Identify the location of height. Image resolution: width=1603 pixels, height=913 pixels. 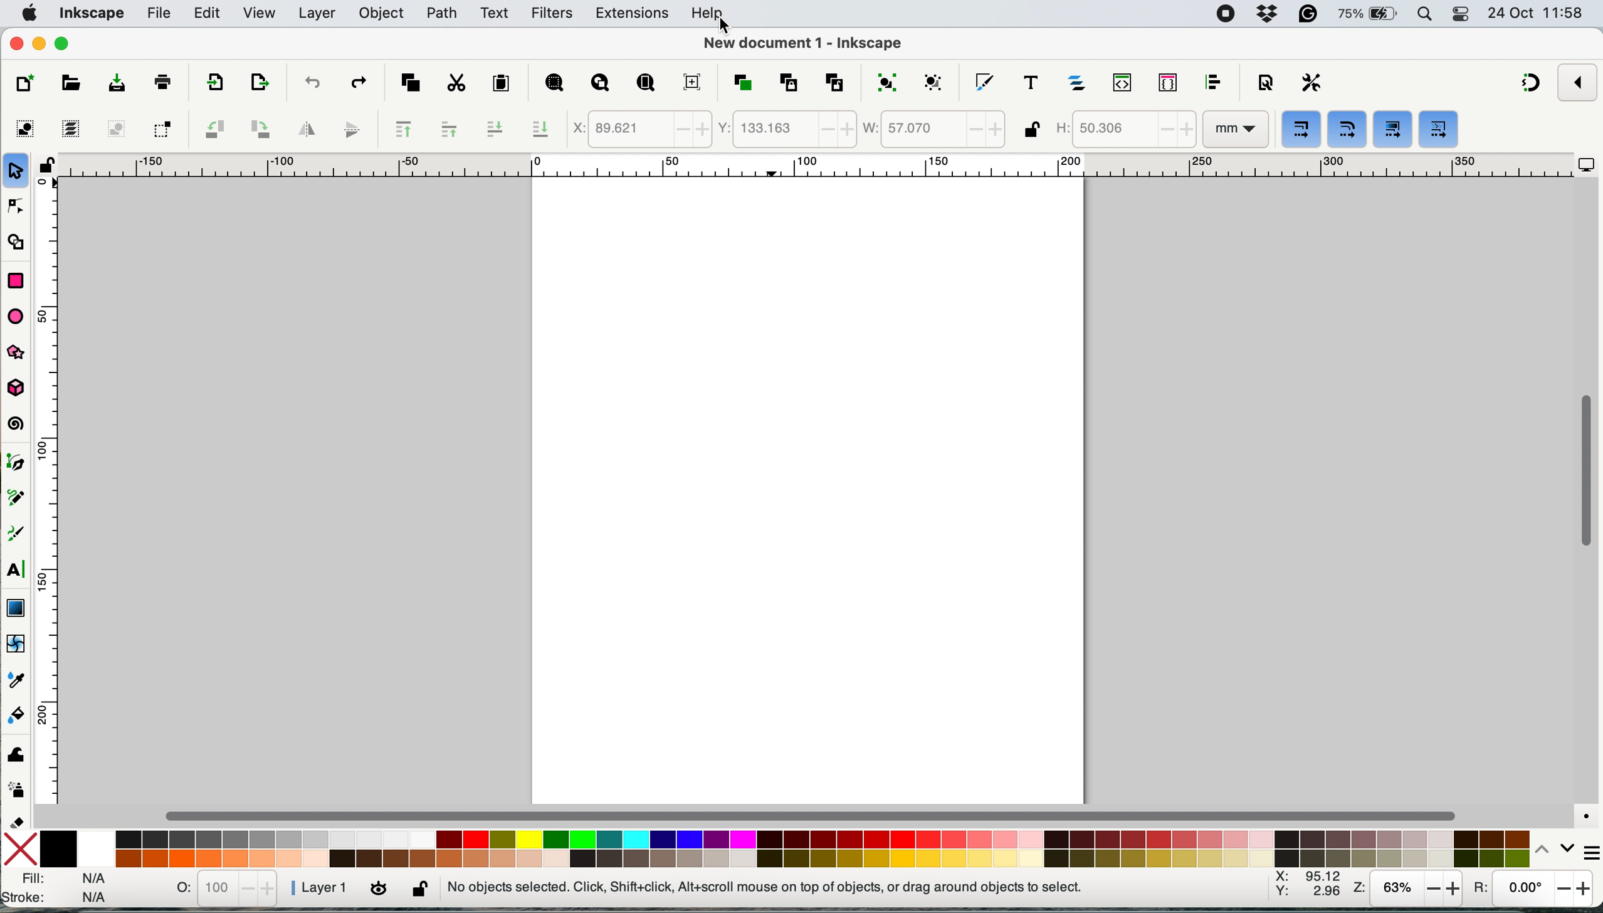
(1126, 129).